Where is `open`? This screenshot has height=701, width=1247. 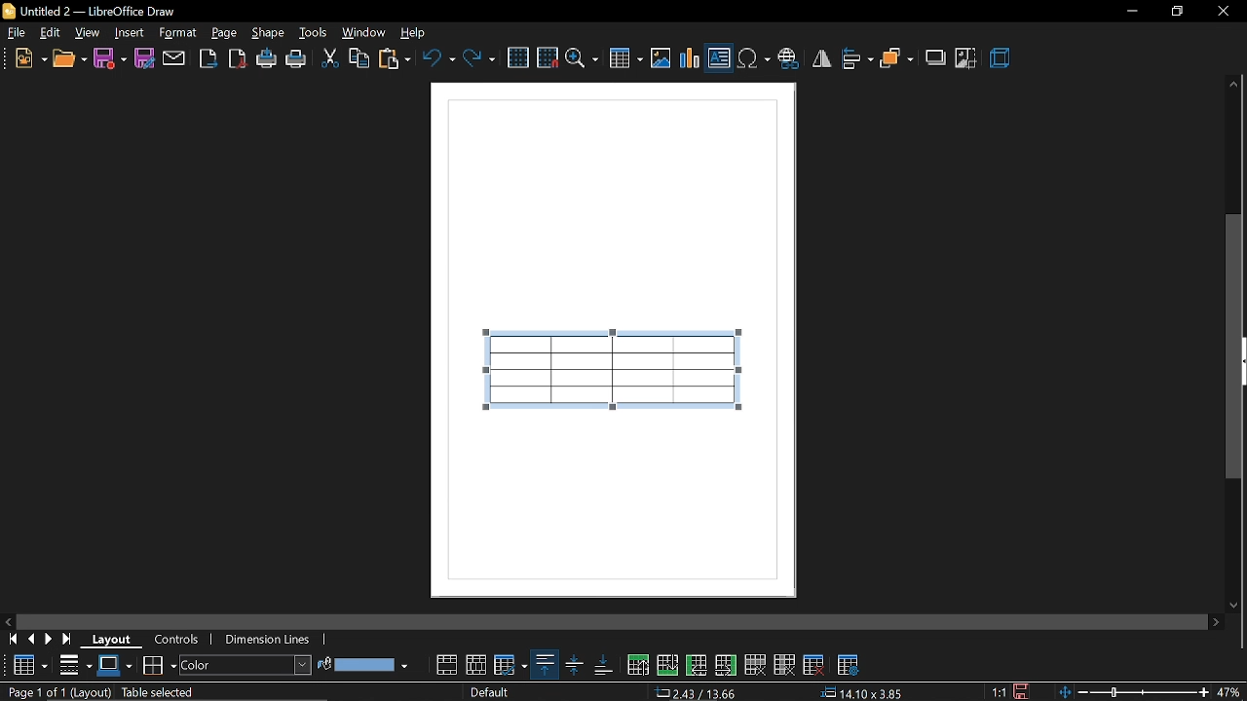
open is located at coordinates (69, 58).